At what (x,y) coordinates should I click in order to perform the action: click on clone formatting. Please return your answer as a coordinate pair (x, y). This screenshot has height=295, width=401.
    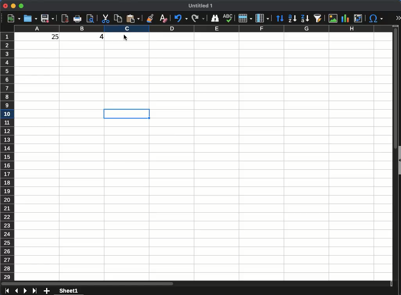
    Looking at the image, I should click on (150, 18).